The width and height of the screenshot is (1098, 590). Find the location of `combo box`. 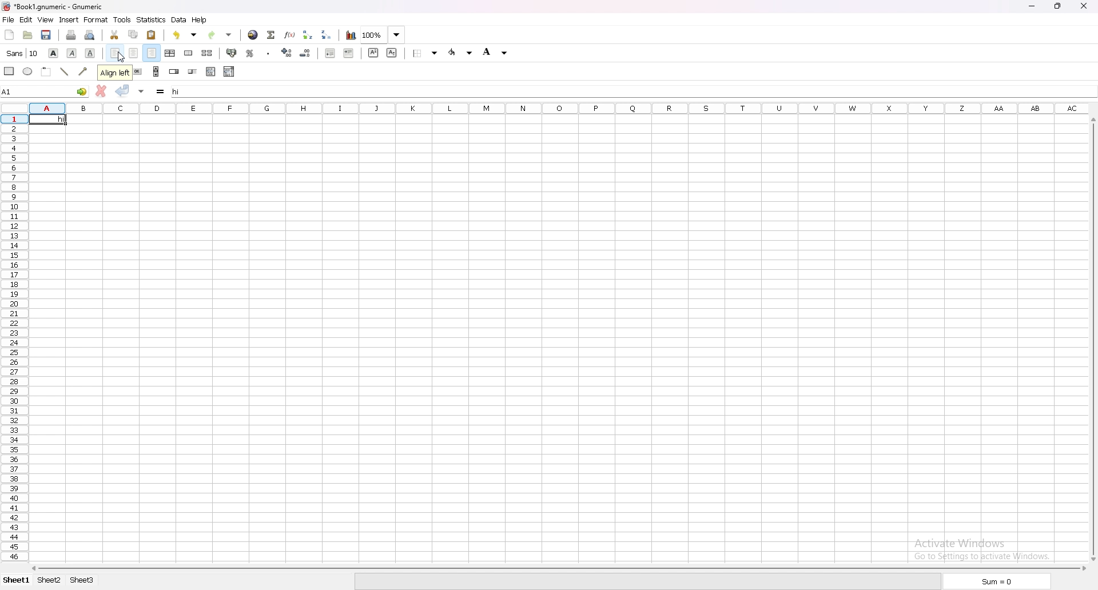

combo box is located at coordinates (230, 71).